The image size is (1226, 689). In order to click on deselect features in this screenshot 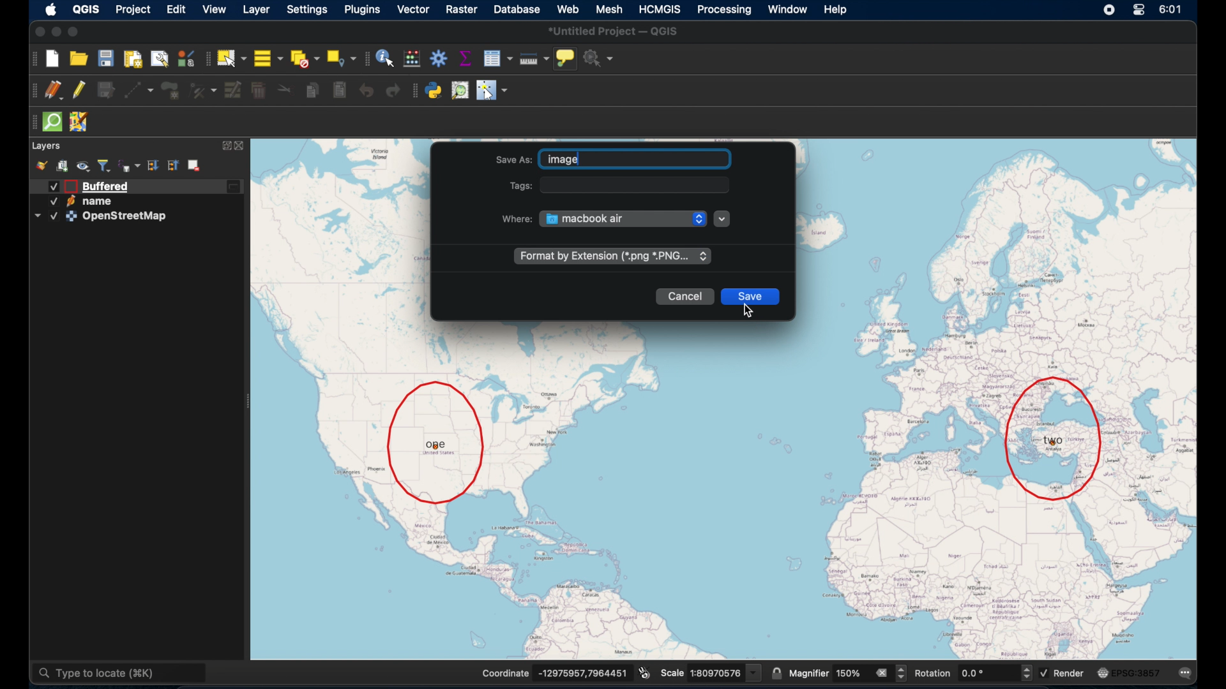, I will do `click(304, 57)`.